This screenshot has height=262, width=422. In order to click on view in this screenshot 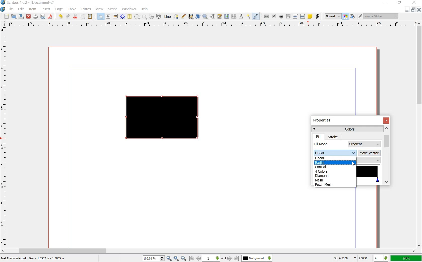, I will do `click(100, 9)`.